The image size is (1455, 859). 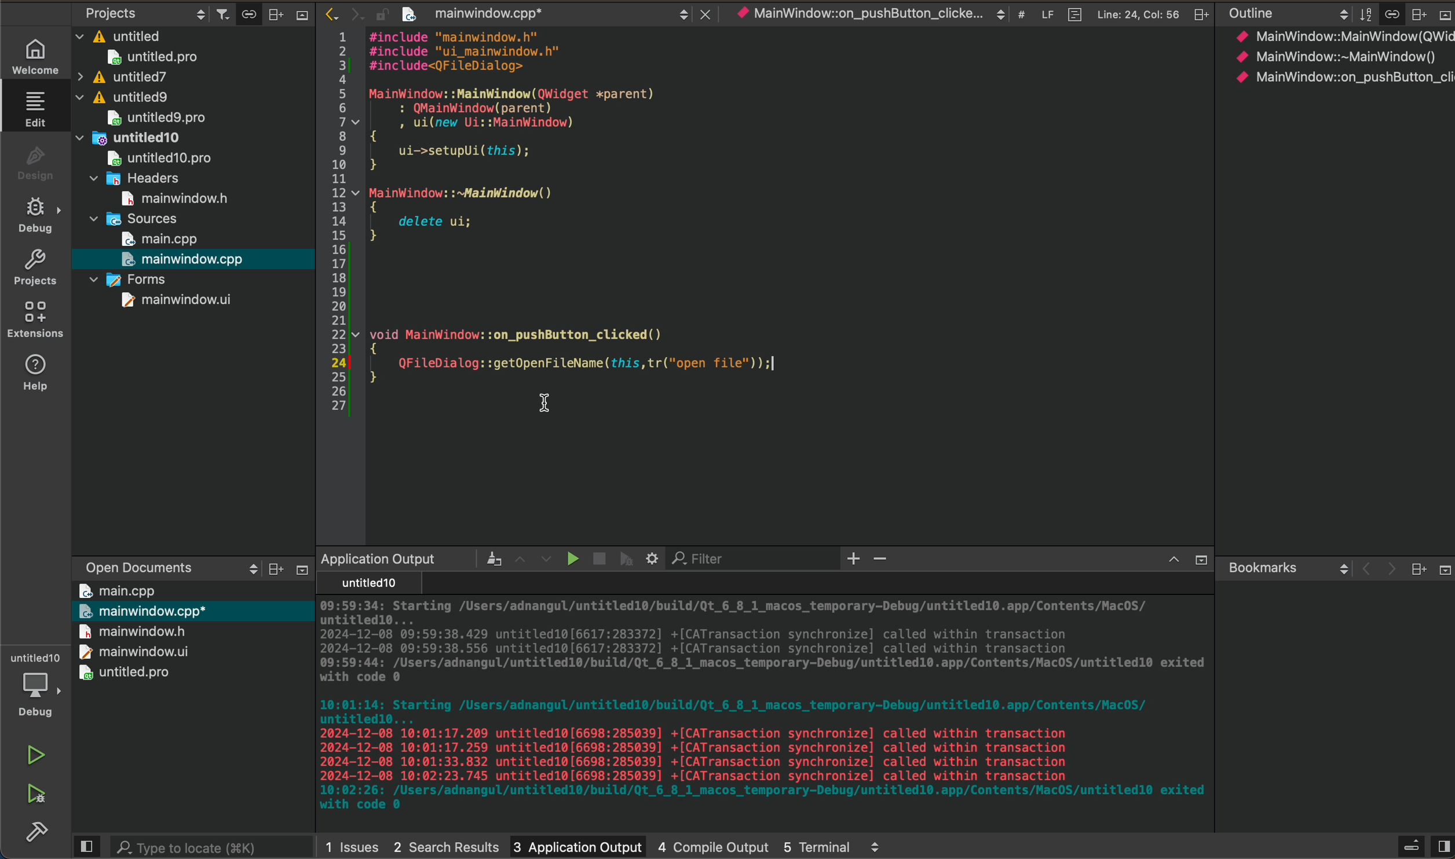 I want to click on zoom out, so click(x=884, y=561).